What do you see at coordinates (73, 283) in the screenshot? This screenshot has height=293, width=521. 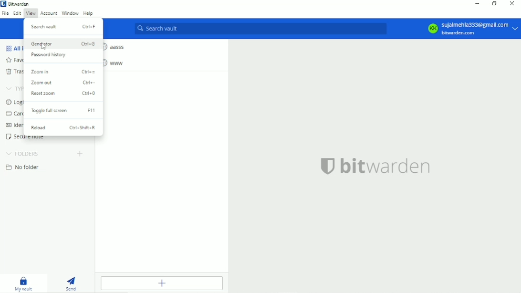 I see `Send` at bounding box center [73, 283].